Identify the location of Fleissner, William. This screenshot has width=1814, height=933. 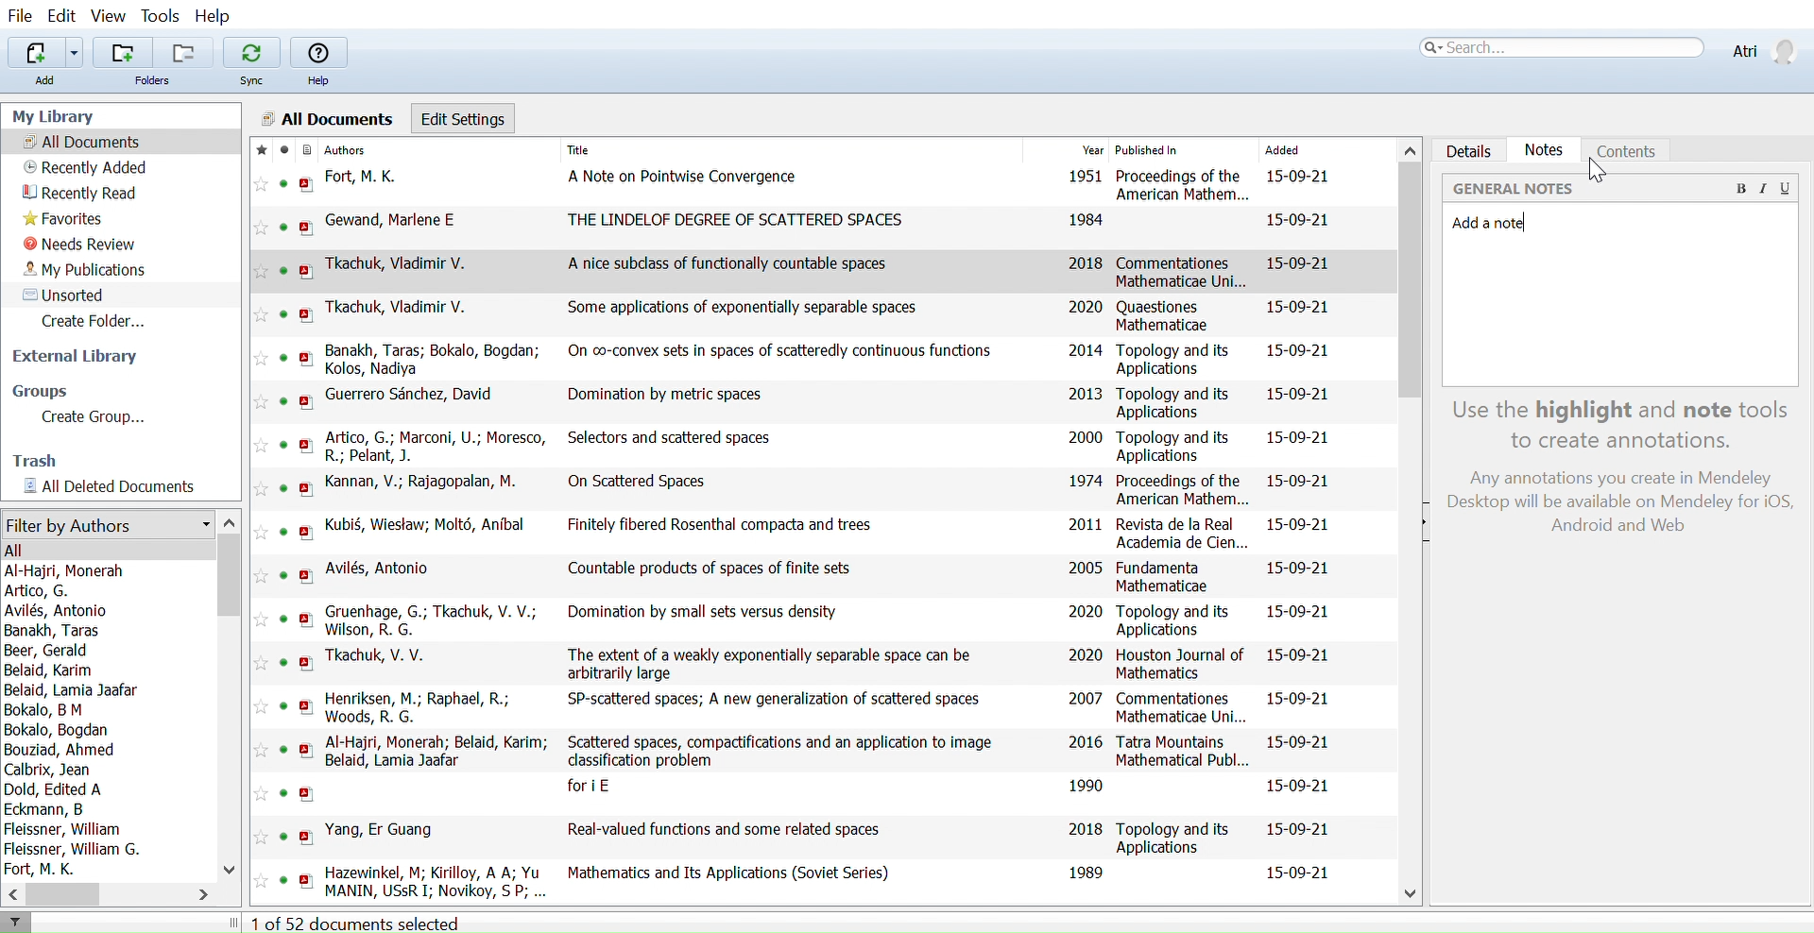
(63, 829).